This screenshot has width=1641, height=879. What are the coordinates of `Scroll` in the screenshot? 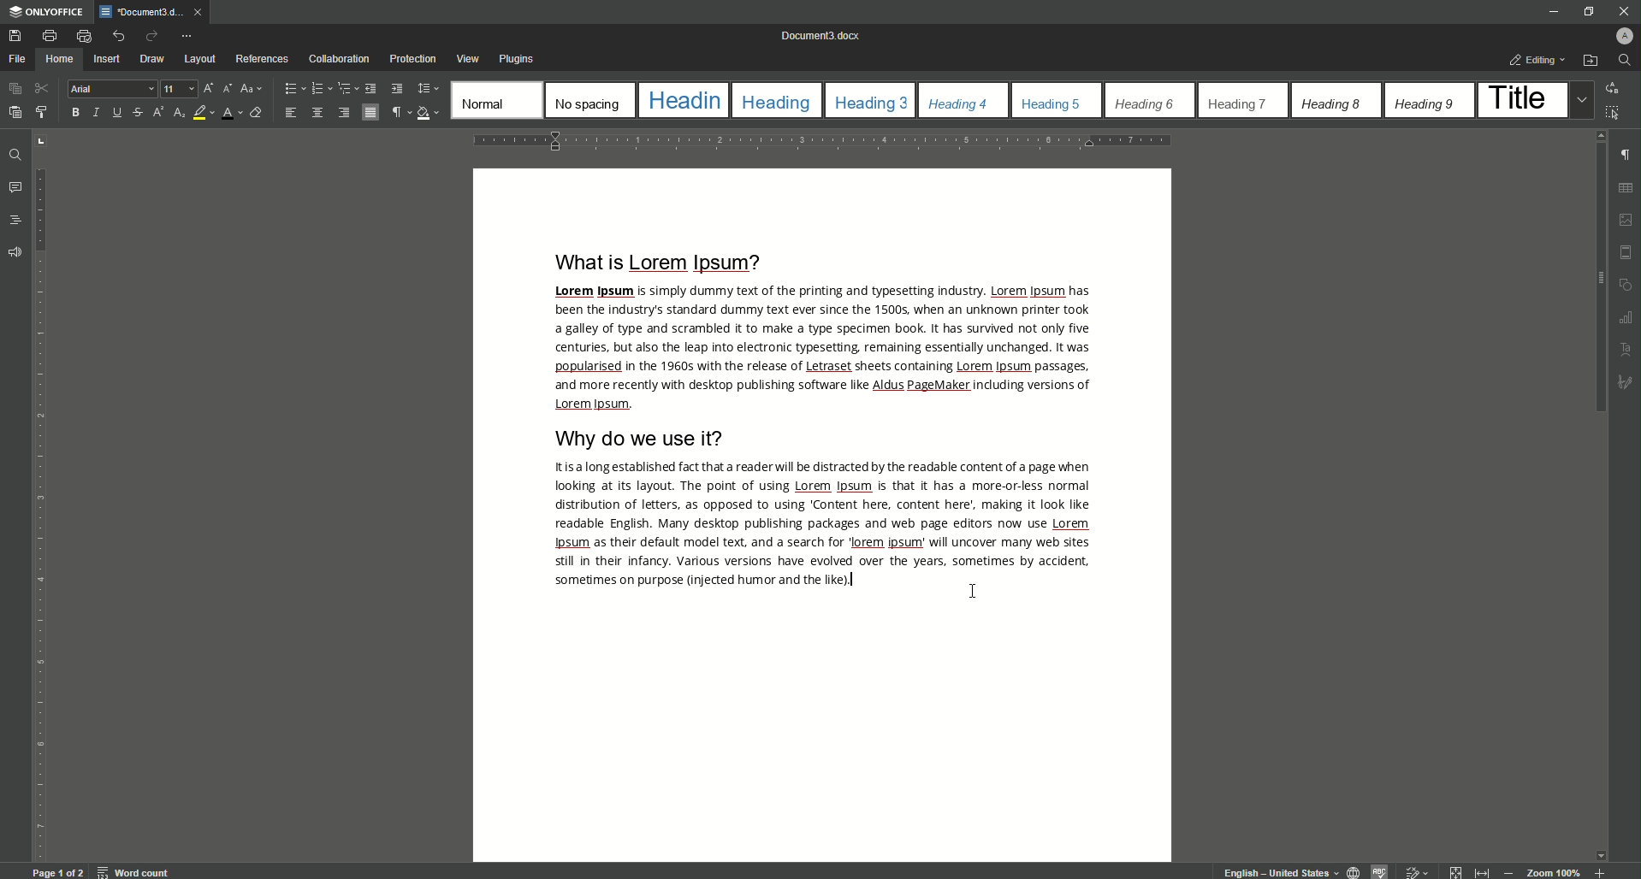 It's located at (1599, 271).